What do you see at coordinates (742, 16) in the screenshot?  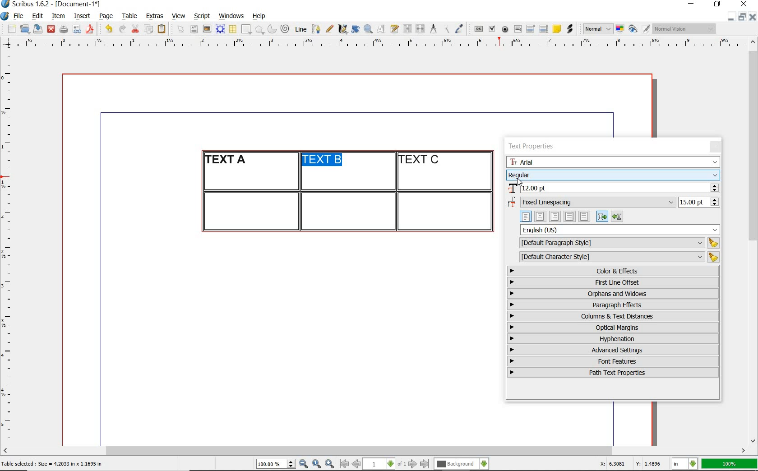 I see `restore` at bounding box center [742, 16].